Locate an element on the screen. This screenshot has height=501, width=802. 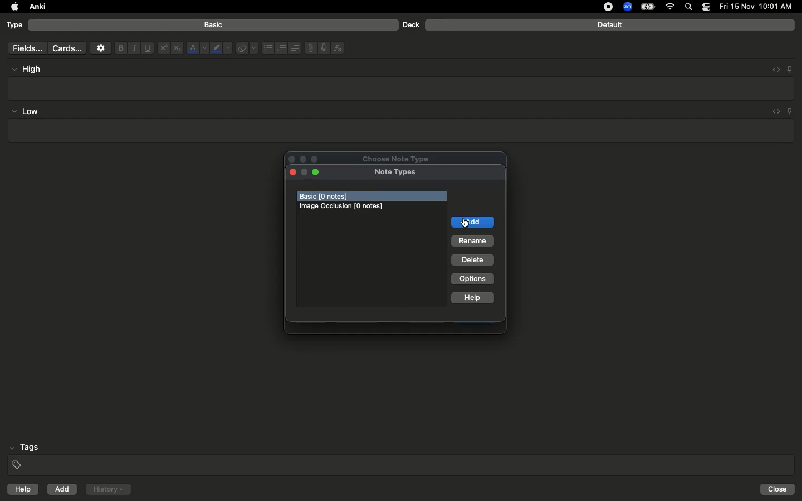
Font color is located at coordinates (197, 48).